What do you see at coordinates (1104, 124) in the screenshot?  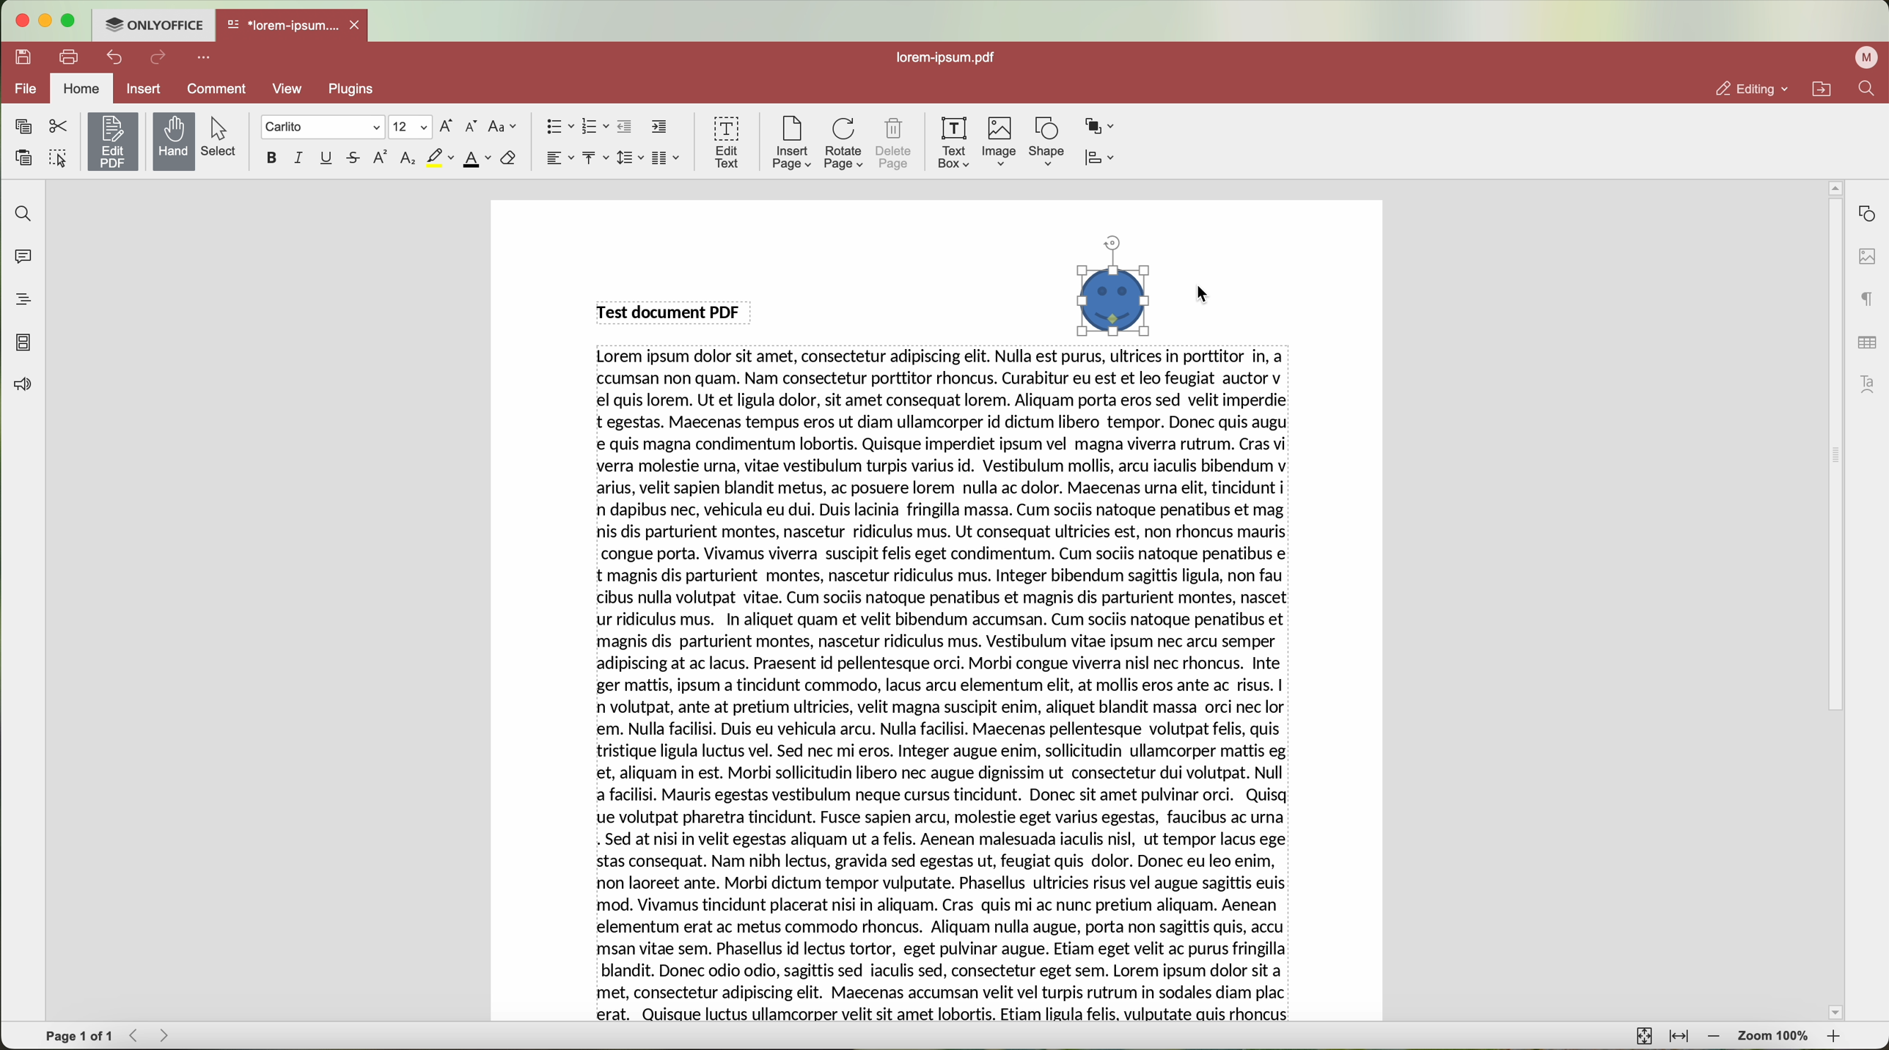 I see `arrange shape` at bounding box center [1104, 124].